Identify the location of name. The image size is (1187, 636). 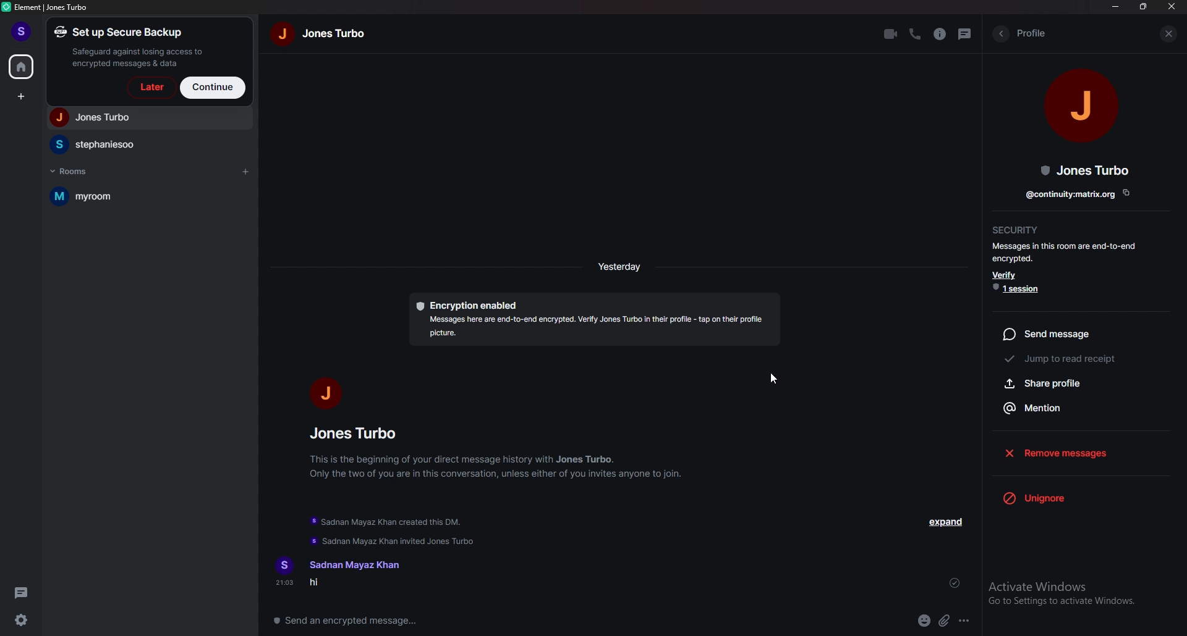
(321, 33).